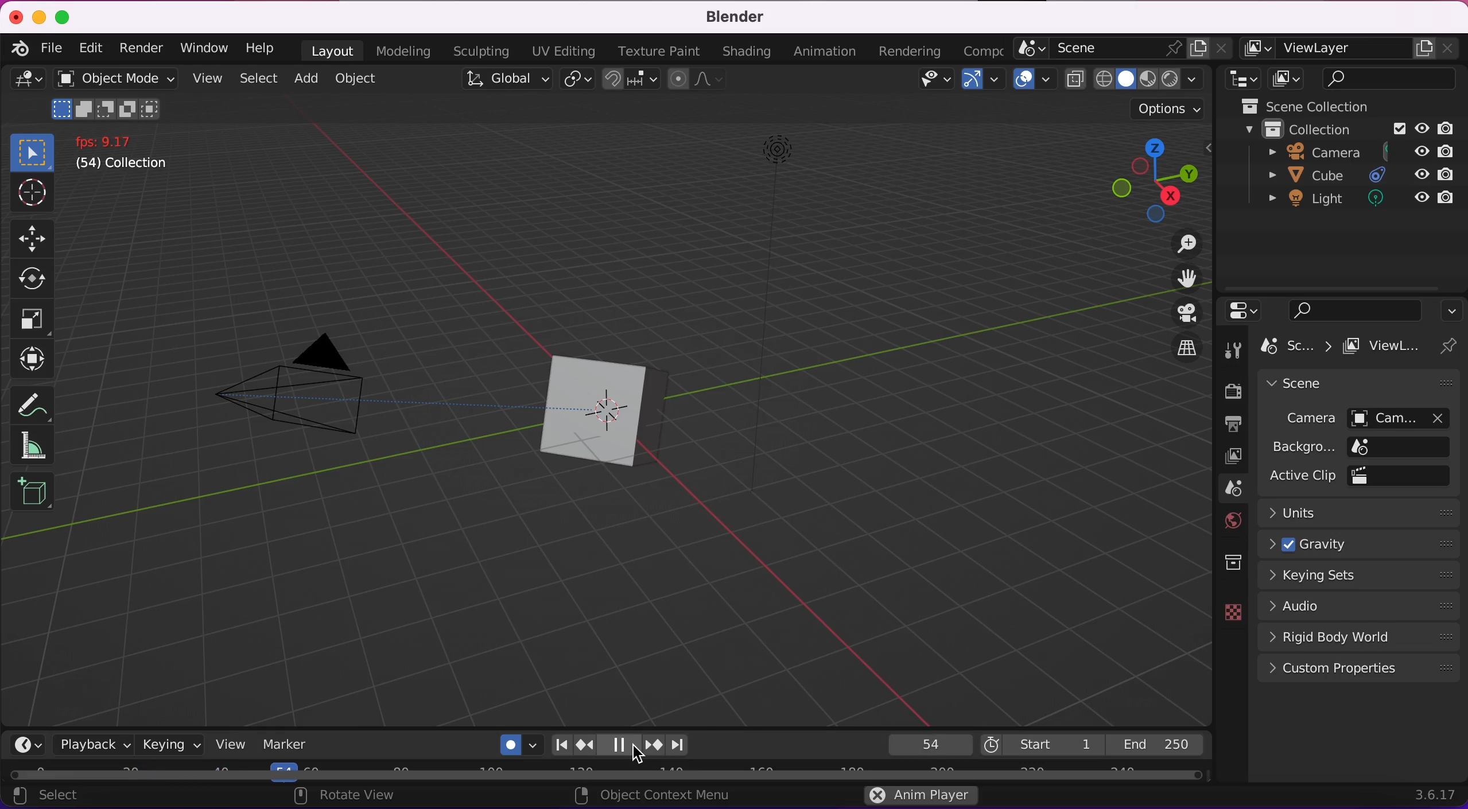 The height and width of the screenshot is (809, 1468). What do you see at coordinates (1287, 79) in the screenshot?
I see `display mode` at bounding box center [1287, 79].